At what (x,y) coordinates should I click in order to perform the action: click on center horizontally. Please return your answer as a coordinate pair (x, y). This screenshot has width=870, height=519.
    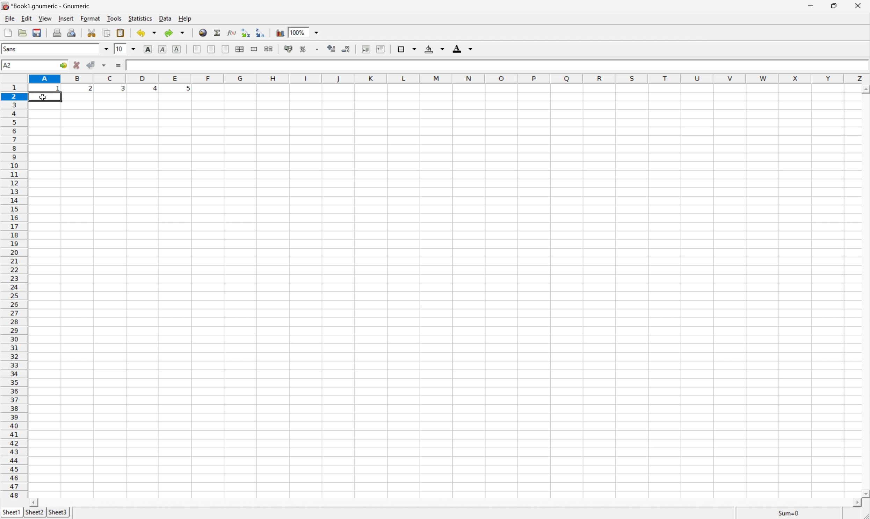
    Looking at the image, I should click on (212, 48).